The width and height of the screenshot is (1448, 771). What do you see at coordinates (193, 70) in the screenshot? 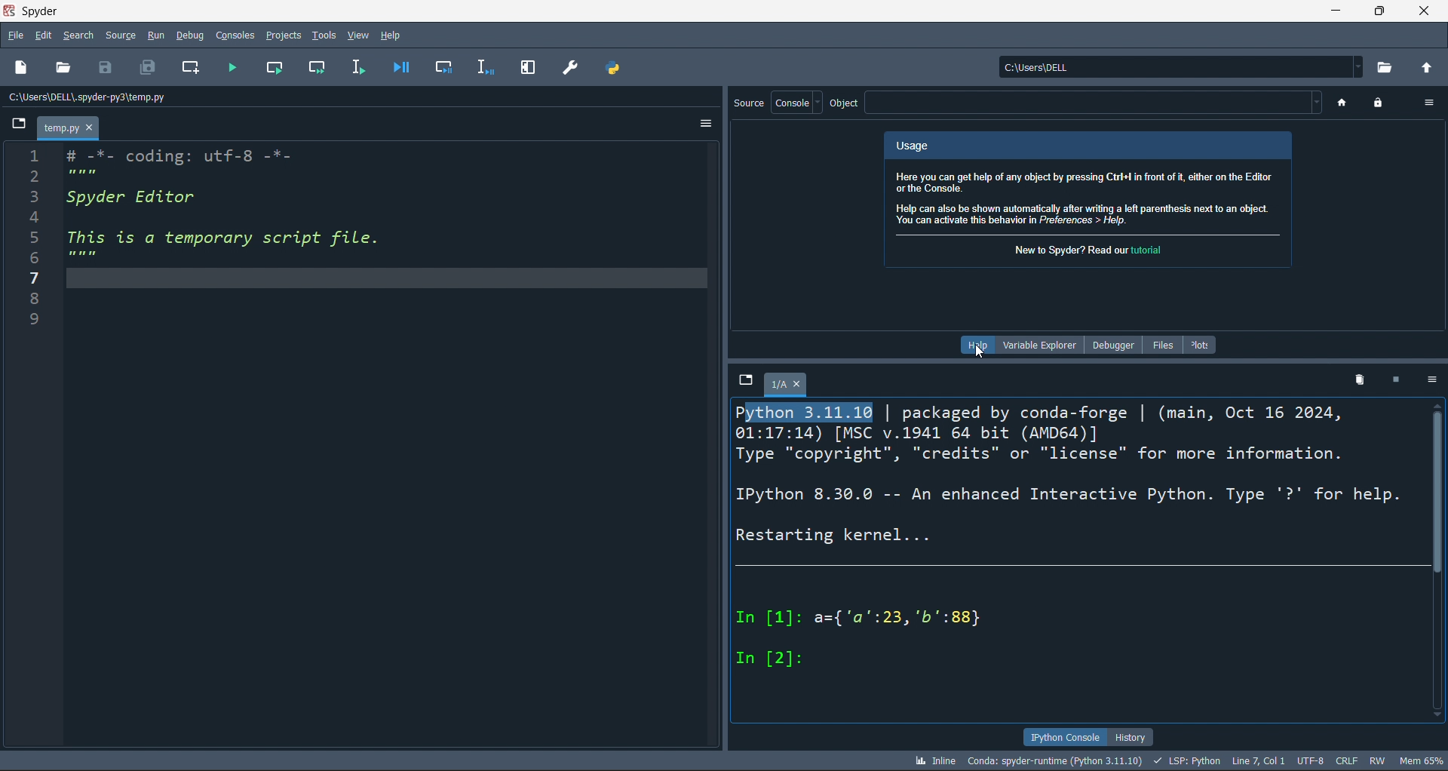
I see `new cell` at bounding box center [193, 70].